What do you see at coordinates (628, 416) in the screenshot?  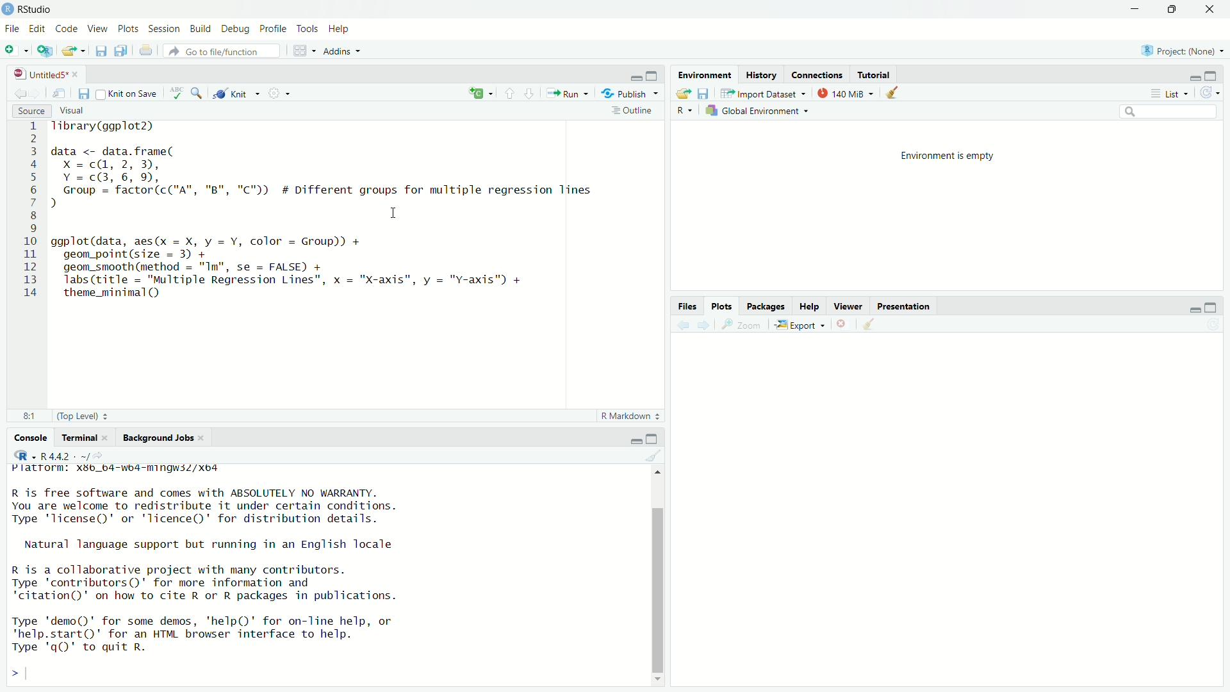 I see `R Markdown` at bounding box center [628, 416].